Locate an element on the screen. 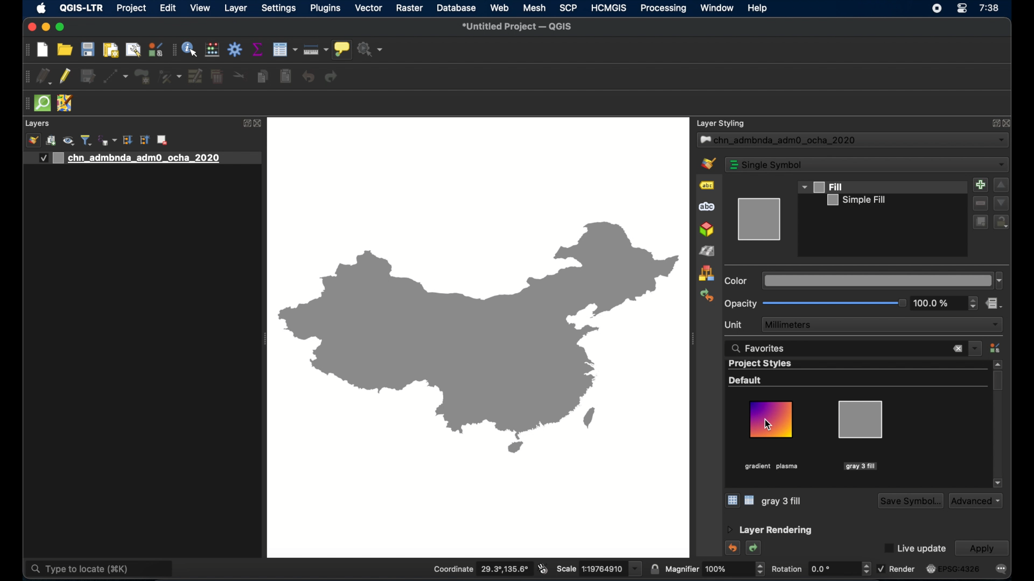  new is located at coordinates (43, 50).